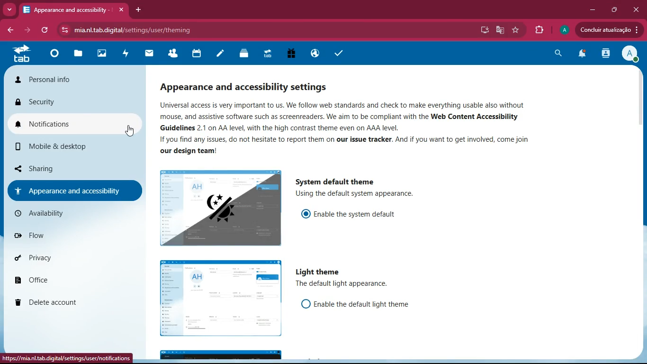 This screenshot has width=647, height=364. Describe the element at coordinates (130, 132) in the screenshot. I see `cursor` at that location.